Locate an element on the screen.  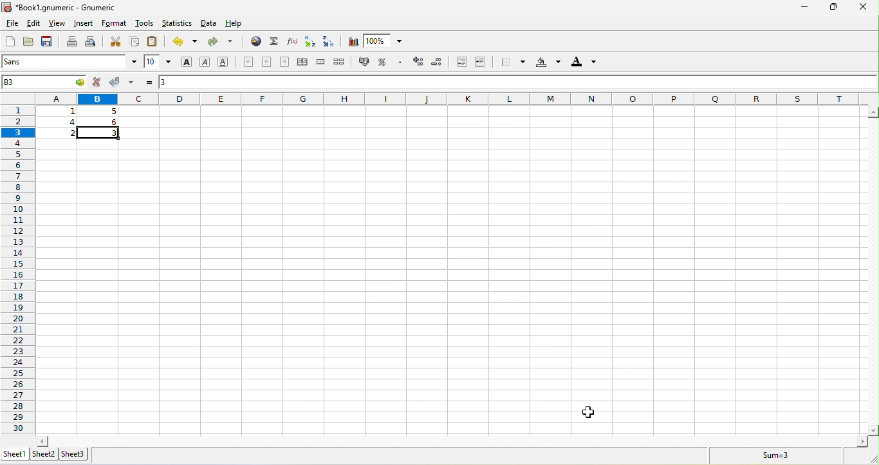
bold is located at coordinates (187, 62).